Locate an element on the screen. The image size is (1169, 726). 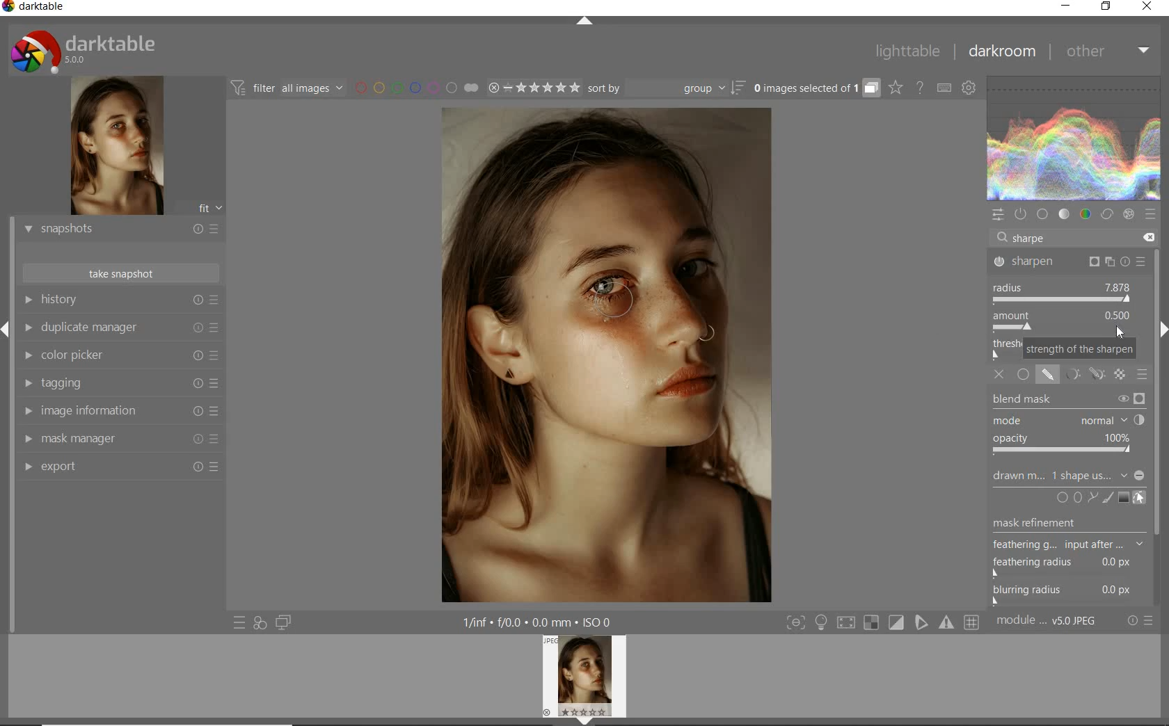
ADD CIRCLE, ELLIPSE, OR ADD PATH is located at coordinates (1076, 497).